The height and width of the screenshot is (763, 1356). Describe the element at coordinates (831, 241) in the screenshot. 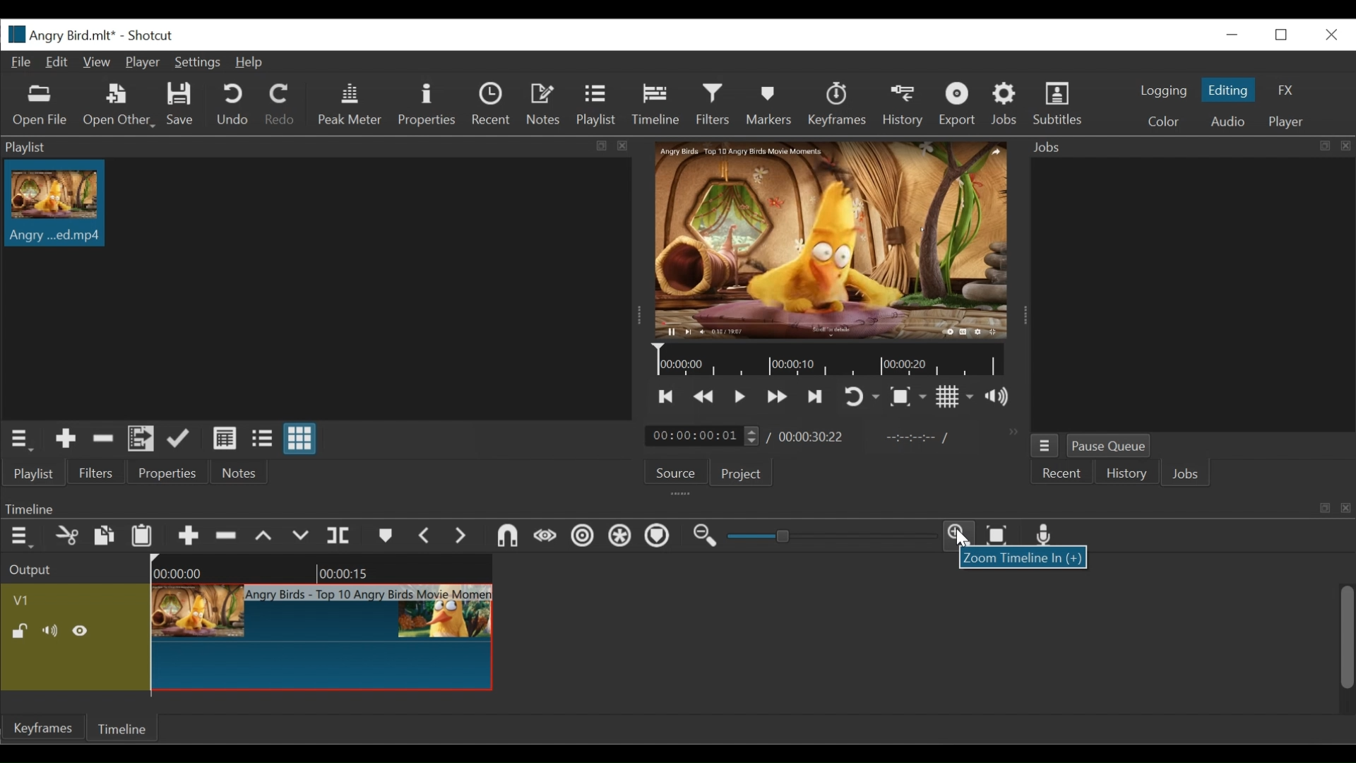

I see `Media viewer` at that location.